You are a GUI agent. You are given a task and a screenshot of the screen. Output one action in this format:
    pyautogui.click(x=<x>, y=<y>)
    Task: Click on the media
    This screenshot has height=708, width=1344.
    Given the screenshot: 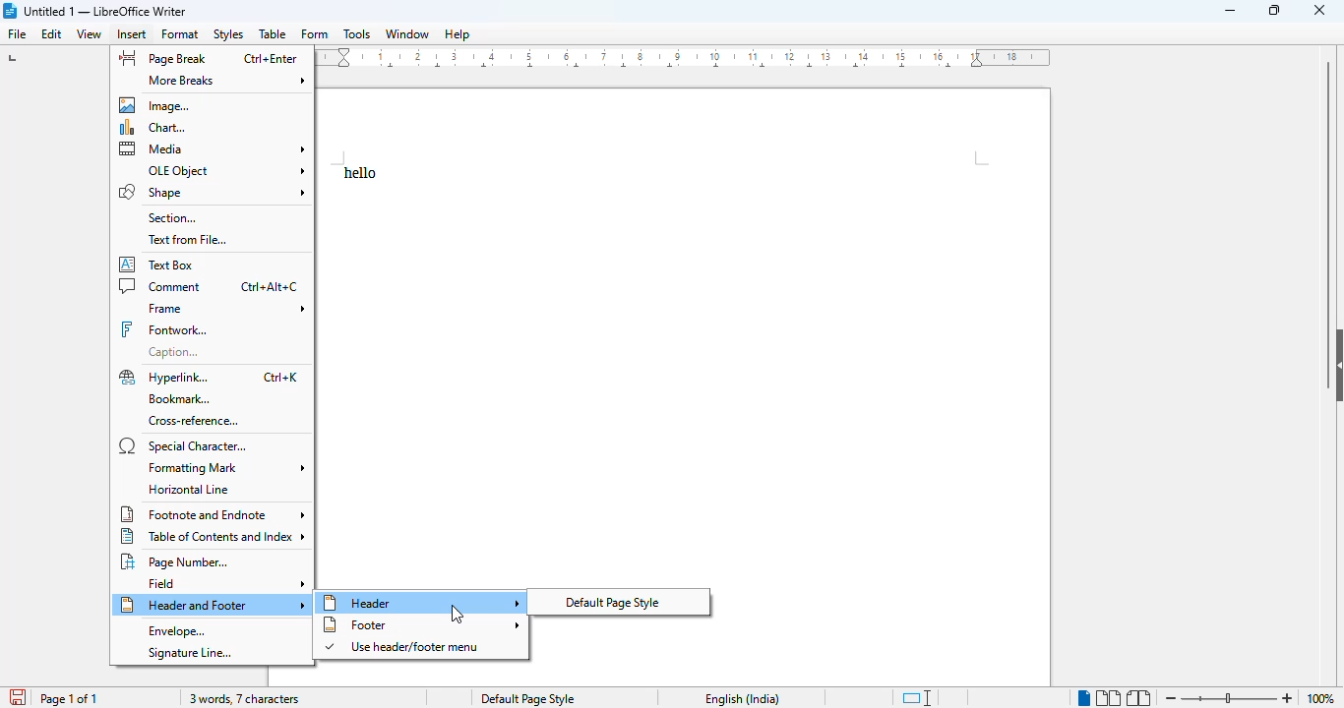 What is the action you would take?
    pyautogui.click(x=214, y=148)
    